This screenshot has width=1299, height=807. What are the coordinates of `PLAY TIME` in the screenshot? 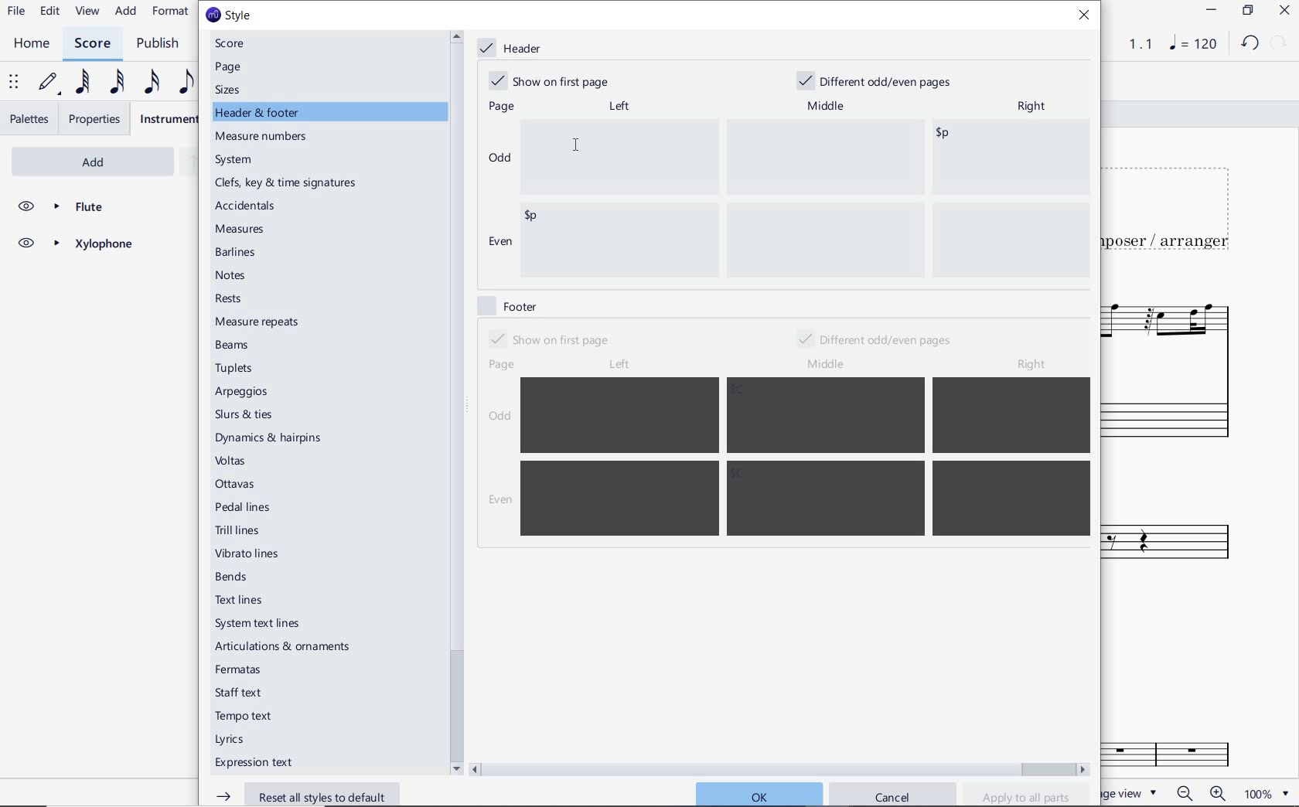 It's located at (1131, 44).